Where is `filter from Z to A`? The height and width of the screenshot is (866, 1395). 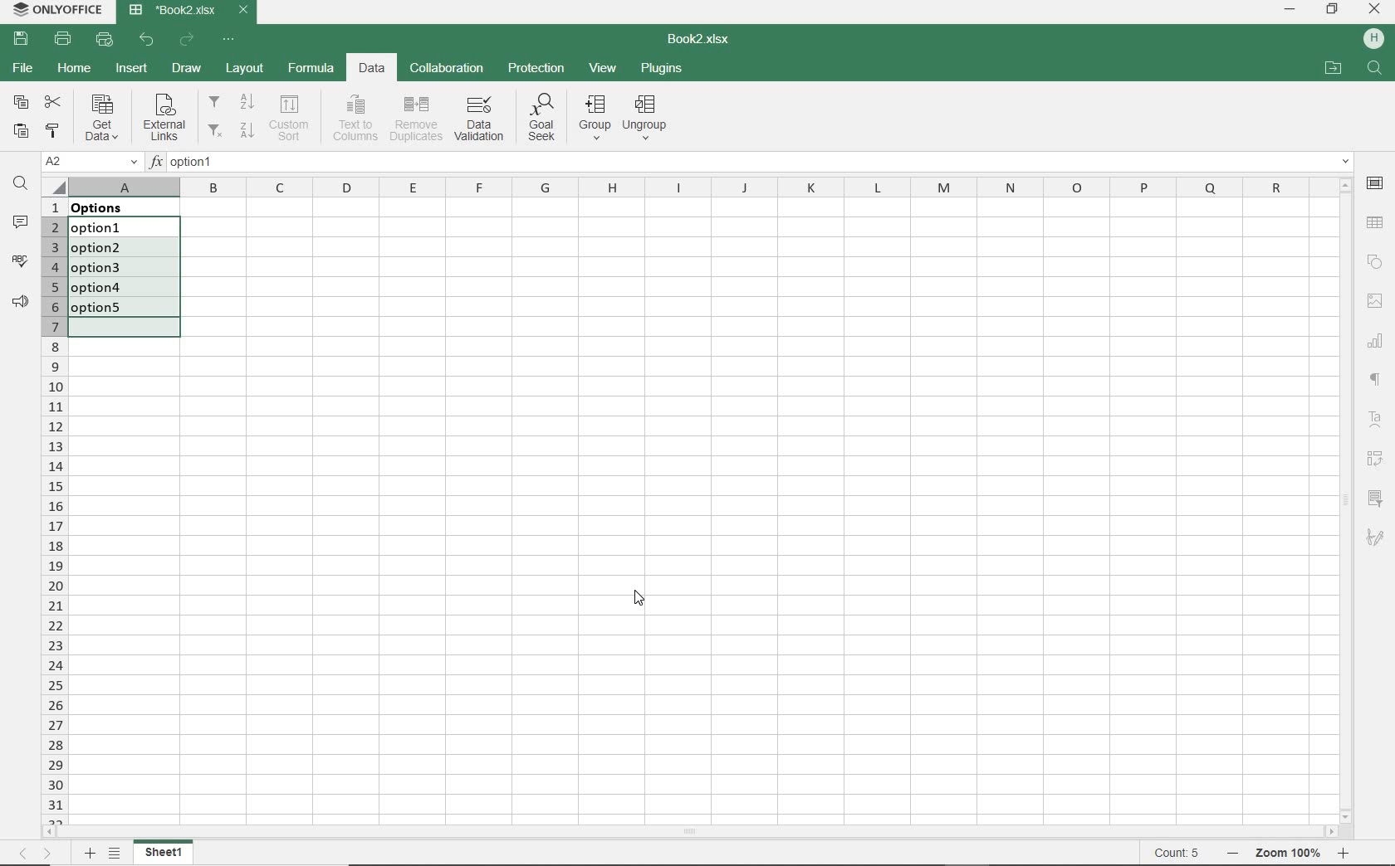
filter from Z to A is located at coordinates (232, 129).